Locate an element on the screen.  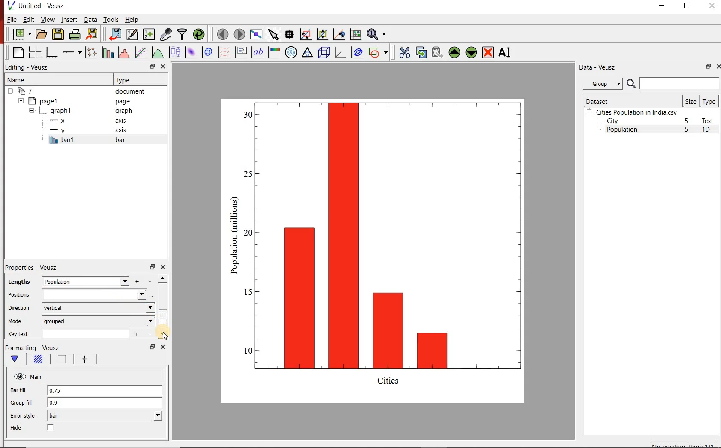
Help is located at coordinates (133, 19).